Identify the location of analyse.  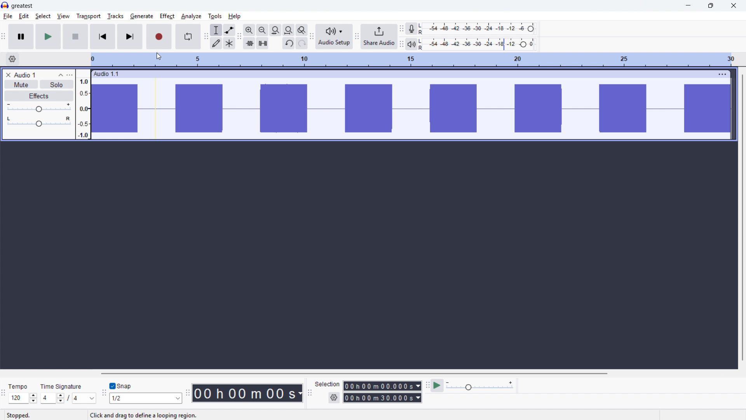
(192, 16).